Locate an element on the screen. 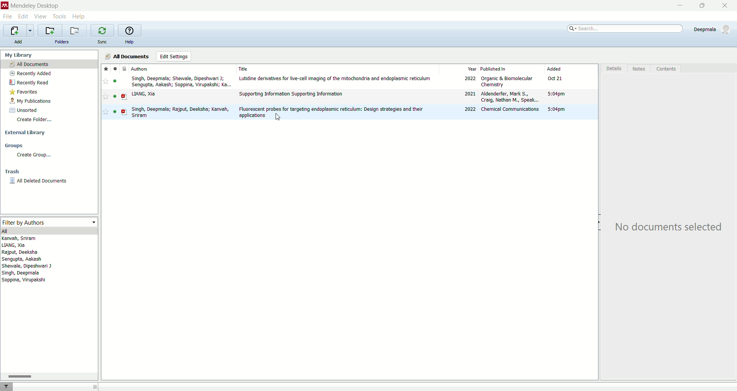  filter by authors is located at coordinates (48, 221).